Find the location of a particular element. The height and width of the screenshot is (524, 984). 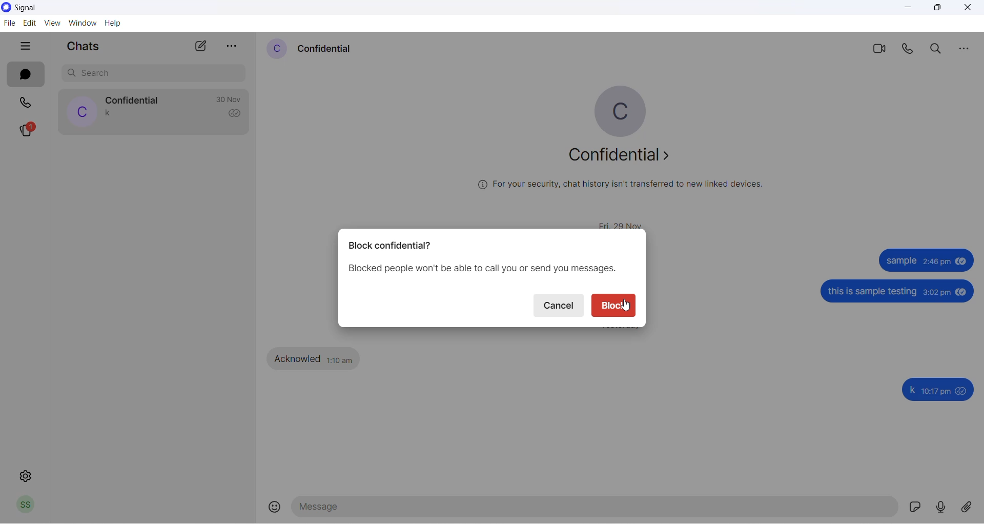

chats is located at coordinates (26, 74).